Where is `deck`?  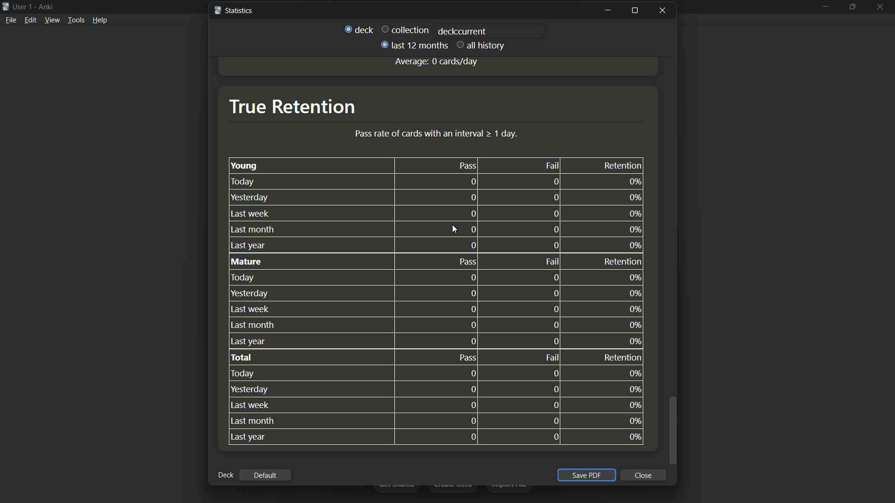
deck is located at coordinates (359, 29).